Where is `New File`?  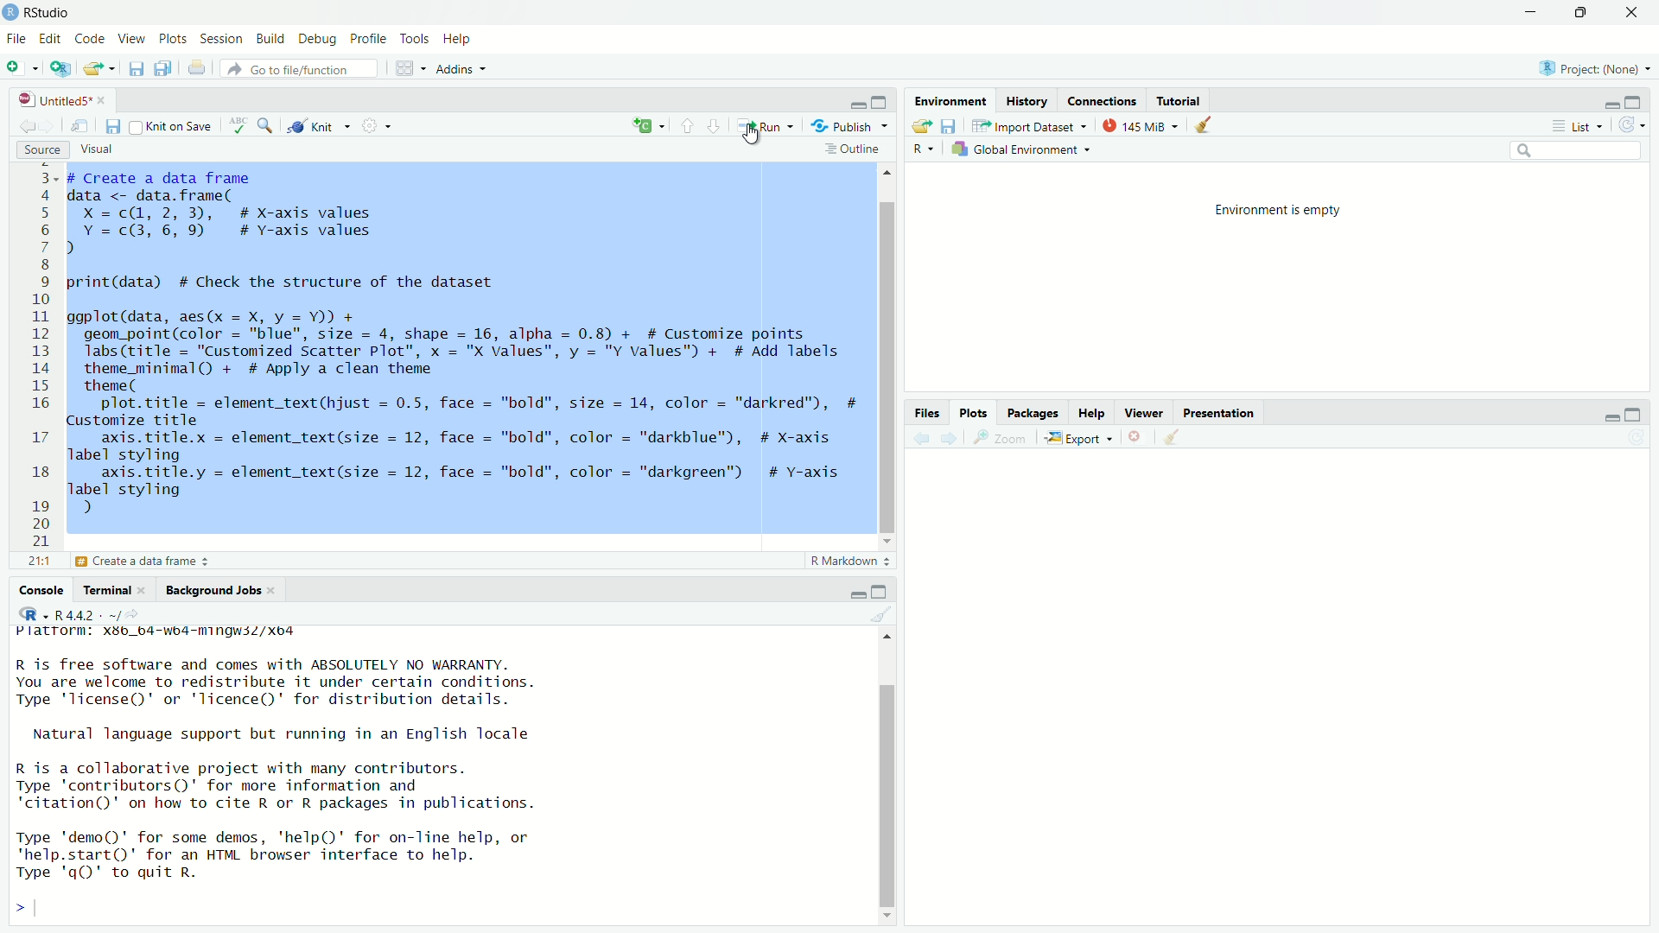 New File is located at coordinates (20, 67).